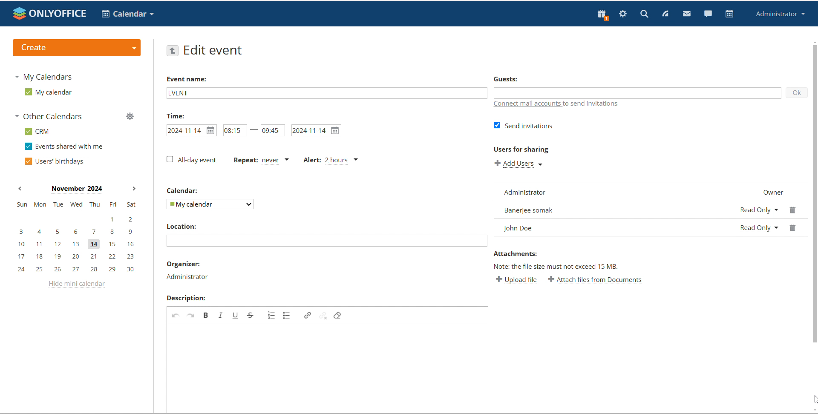 This screenshot has height=414, width=818. I want to click on events shared with me, so click(64, 147).